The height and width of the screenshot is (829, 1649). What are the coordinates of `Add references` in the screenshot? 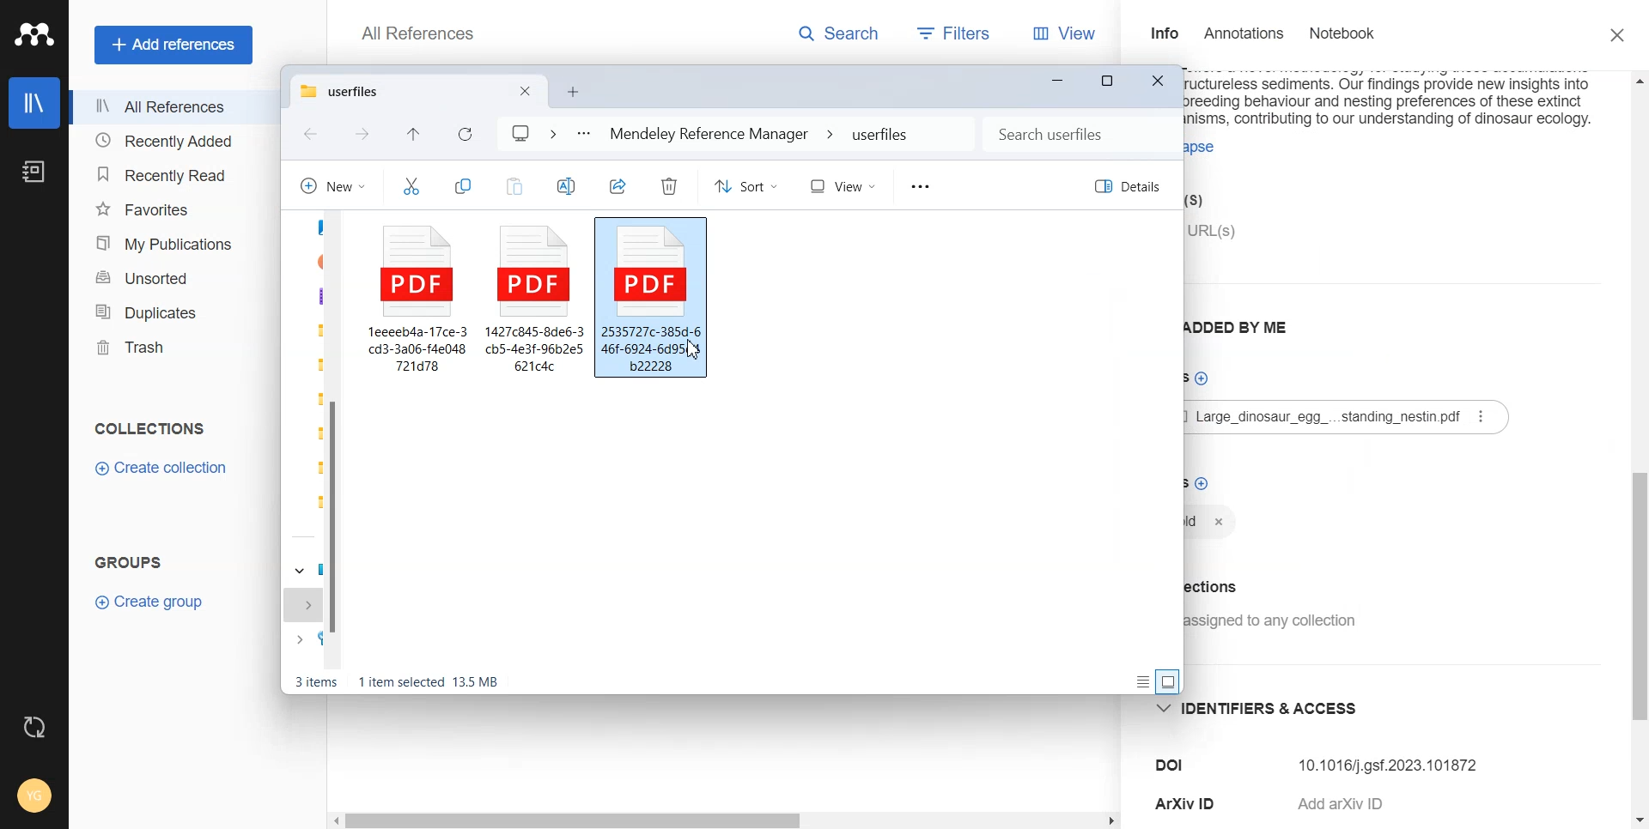 It's located at (174, 45).